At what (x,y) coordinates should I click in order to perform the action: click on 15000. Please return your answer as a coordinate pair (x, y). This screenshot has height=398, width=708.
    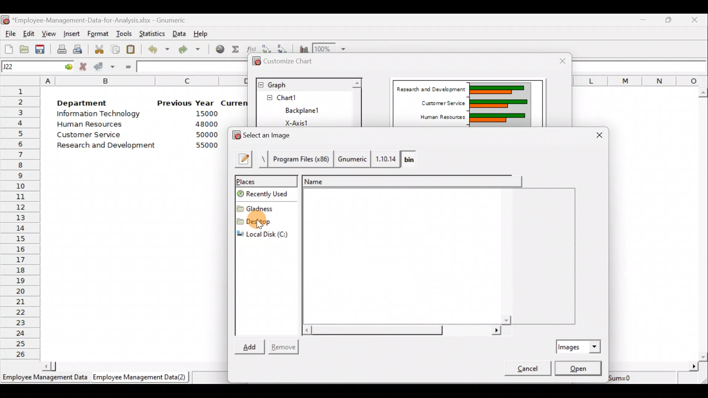
    Looking at the image, I should click on (204, 115).